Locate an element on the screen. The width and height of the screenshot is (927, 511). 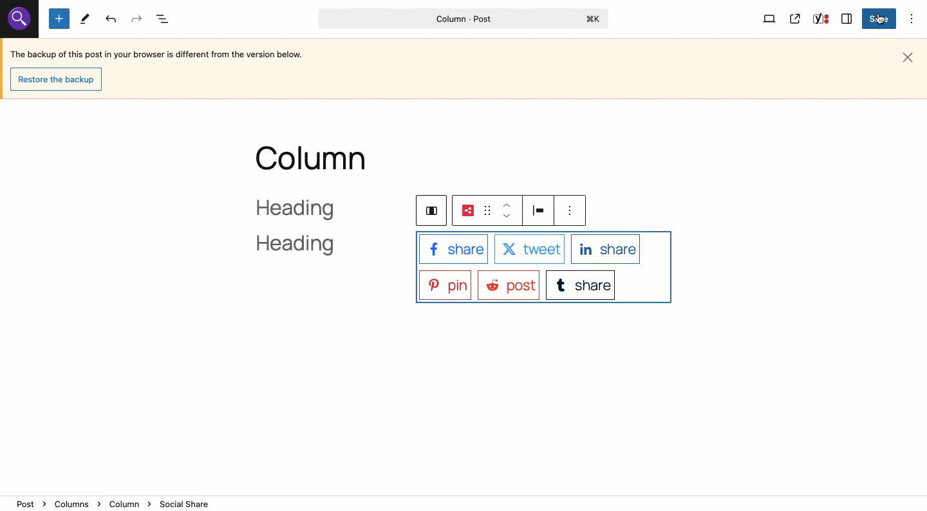
Move up down is located at coordinates (507, 210).